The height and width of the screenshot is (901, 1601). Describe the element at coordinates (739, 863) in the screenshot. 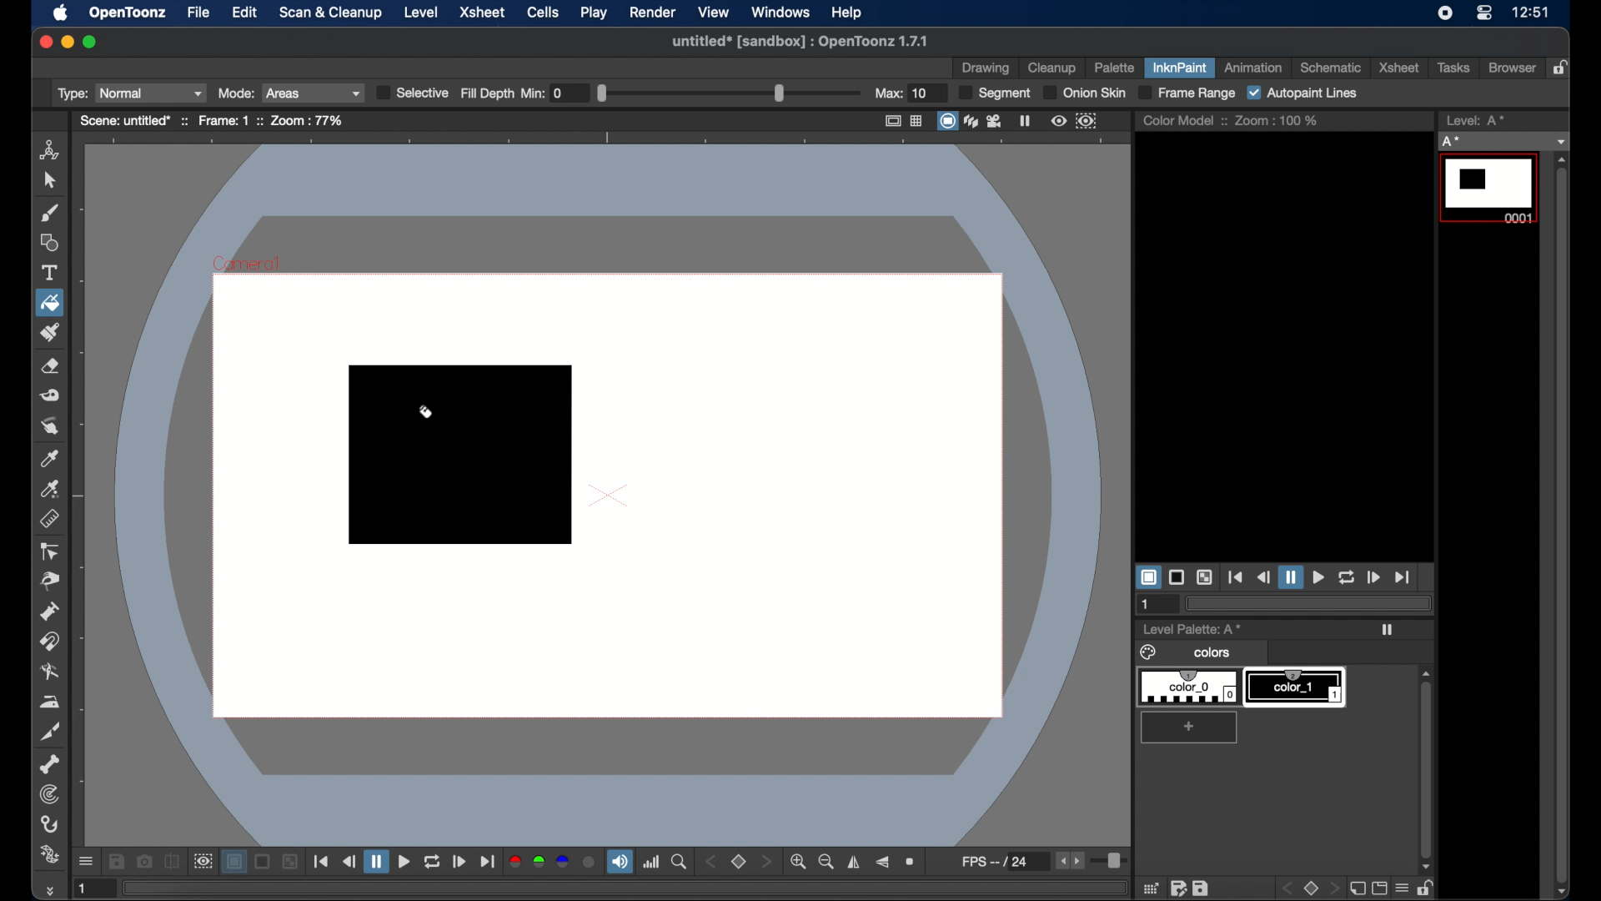

I see `set view` at that location.